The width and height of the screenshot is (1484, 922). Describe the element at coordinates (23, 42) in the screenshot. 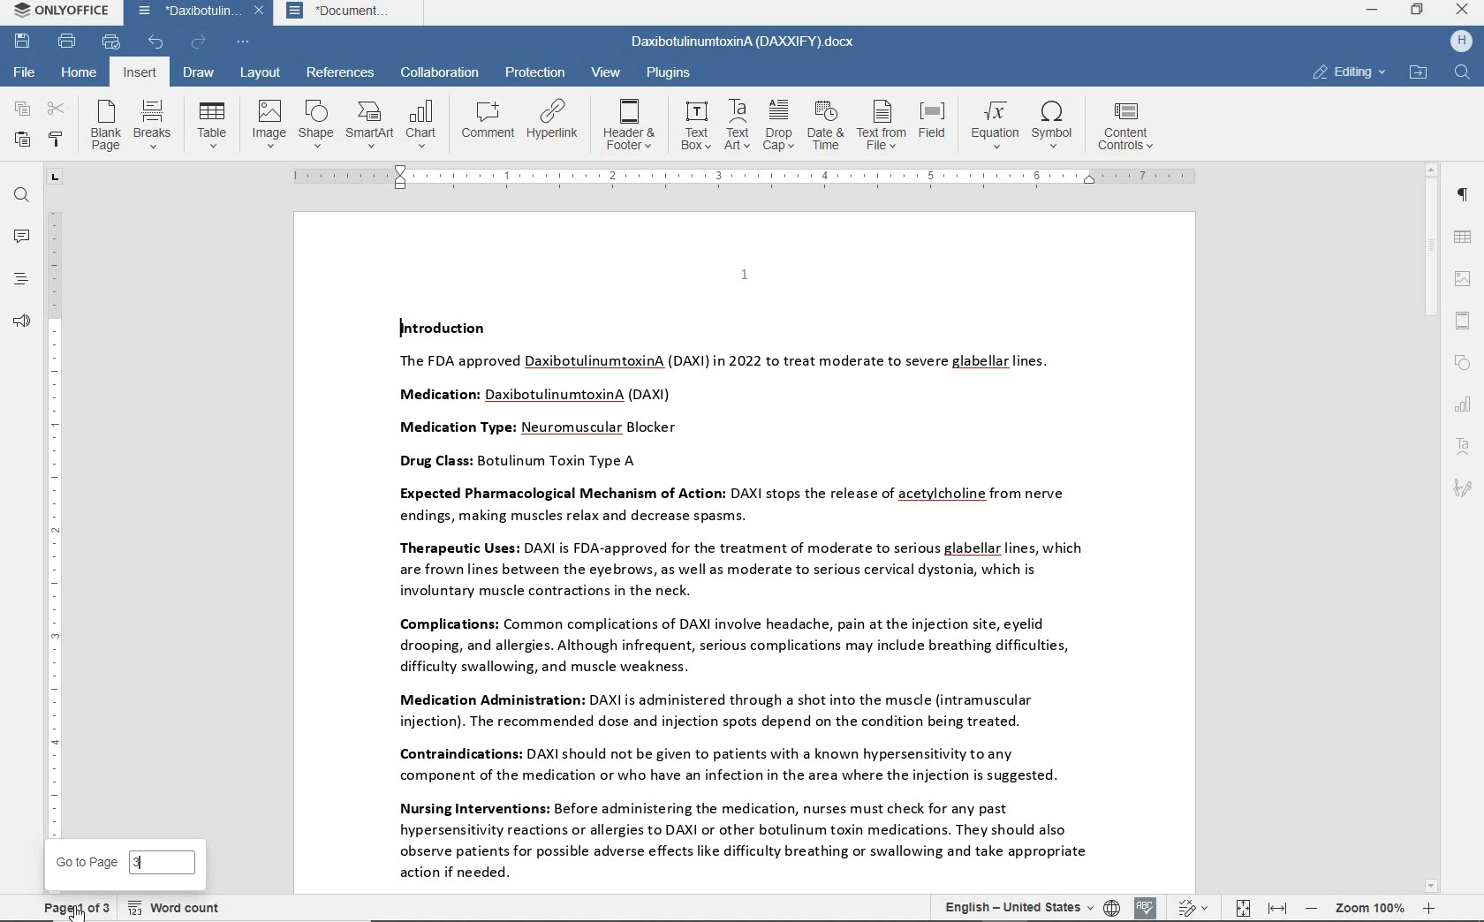

I see `save` at that location.